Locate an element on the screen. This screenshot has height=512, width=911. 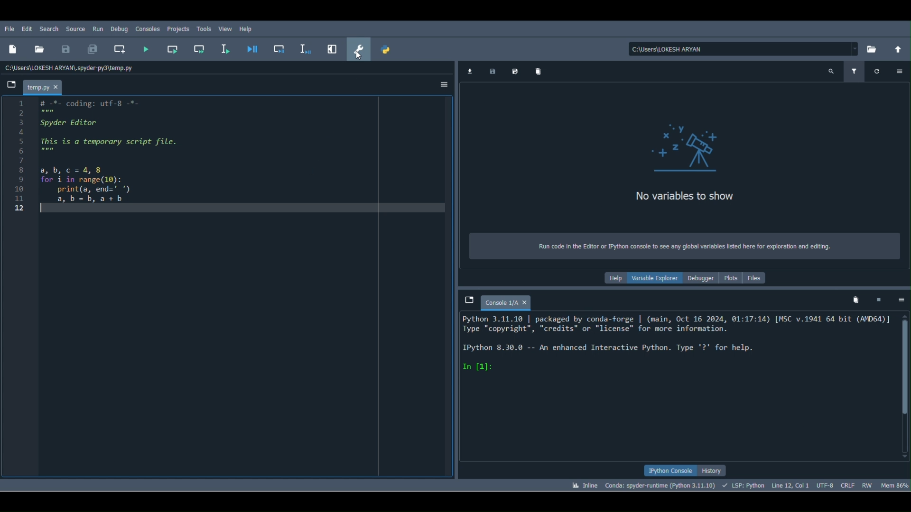
Refresh variables(Ctrl + R) is located at coordinates (879, 70).